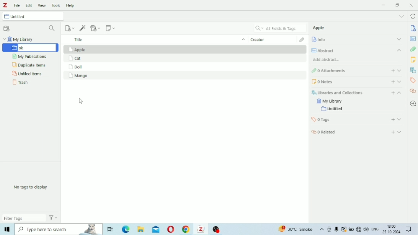  Describe the element at coordinates (327, 59) in the screenshot. I see `Add abstract` at that location.